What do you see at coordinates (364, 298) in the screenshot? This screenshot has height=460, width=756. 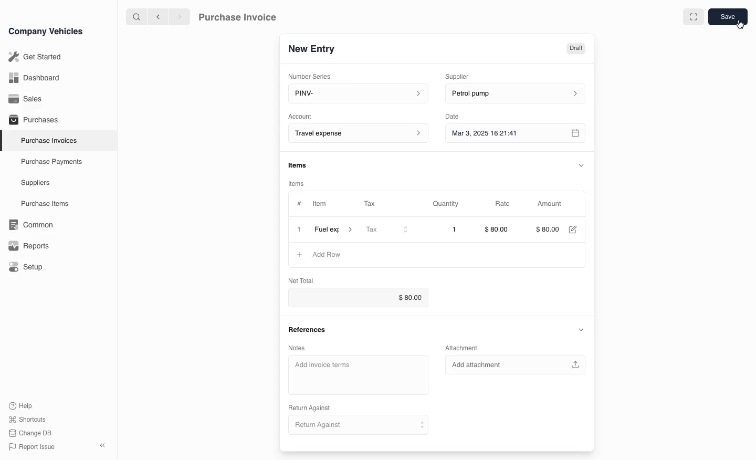 I see `$0.00` at bounding box center [364, 298].